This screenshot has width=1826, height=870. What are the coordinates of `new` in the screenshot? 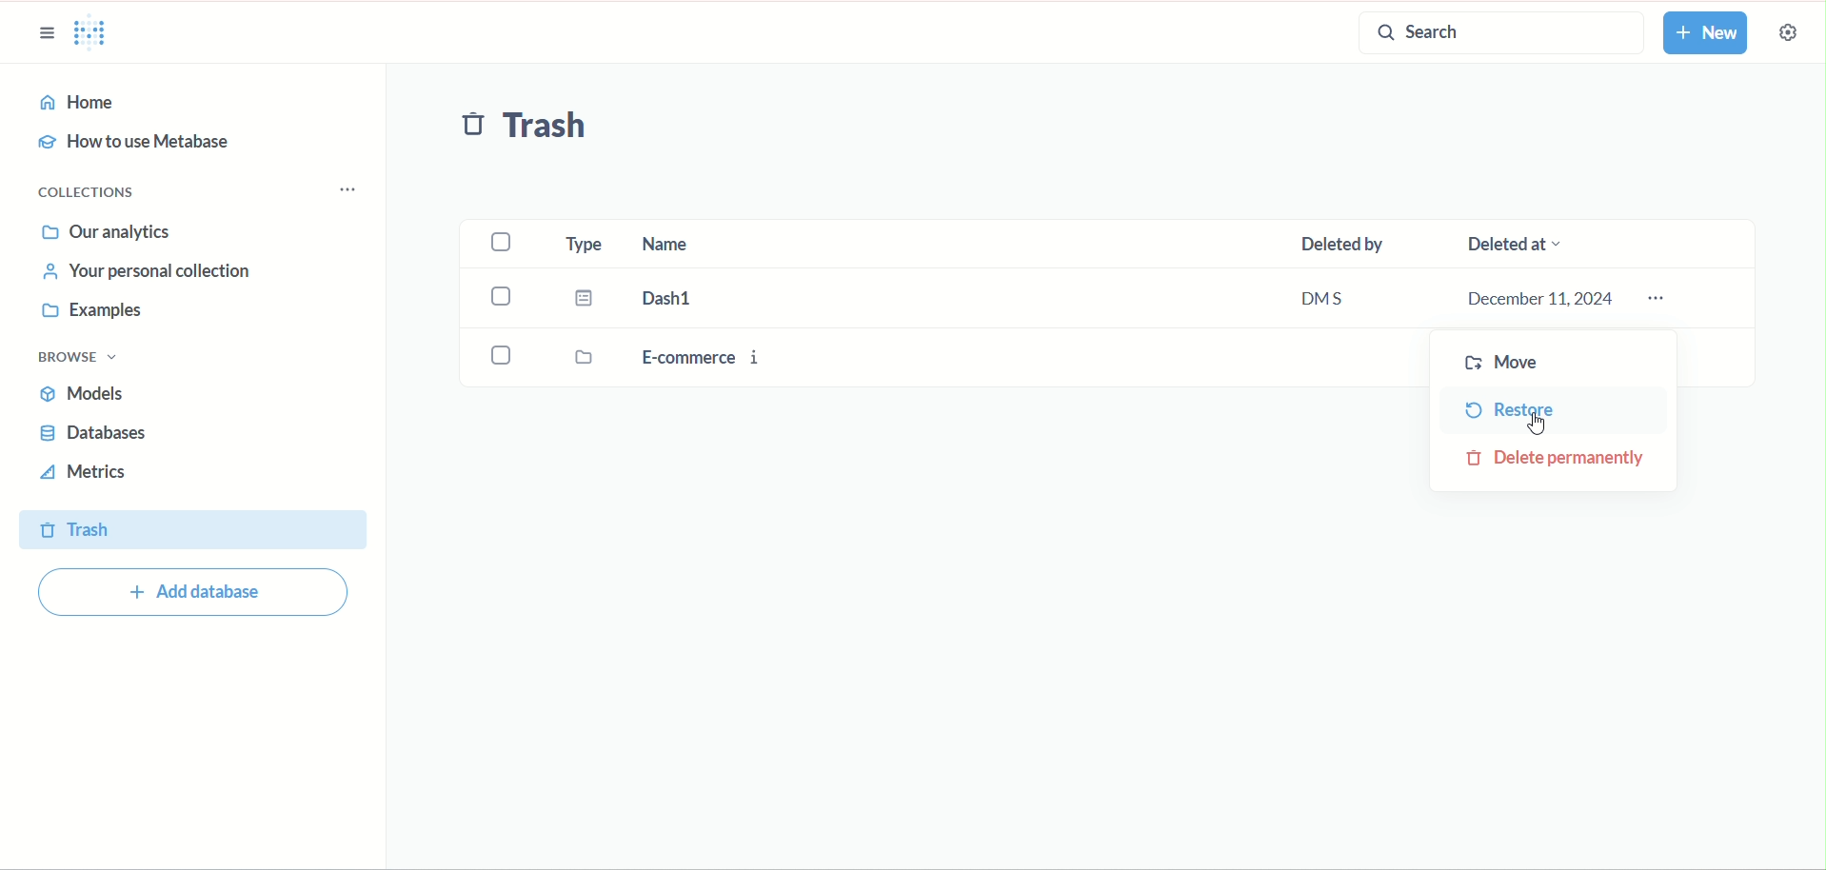 It's located at (1712, 34).